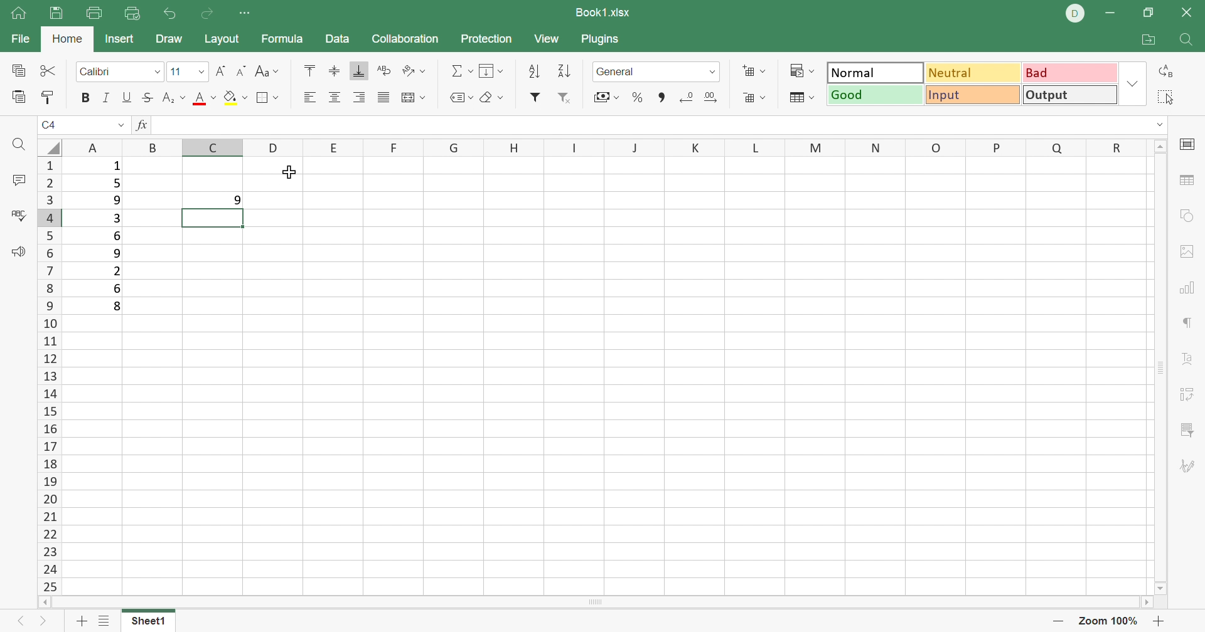  Describe the element at coordinates (243, 71) in the screenshot. I see `Decrement font size` at that location.